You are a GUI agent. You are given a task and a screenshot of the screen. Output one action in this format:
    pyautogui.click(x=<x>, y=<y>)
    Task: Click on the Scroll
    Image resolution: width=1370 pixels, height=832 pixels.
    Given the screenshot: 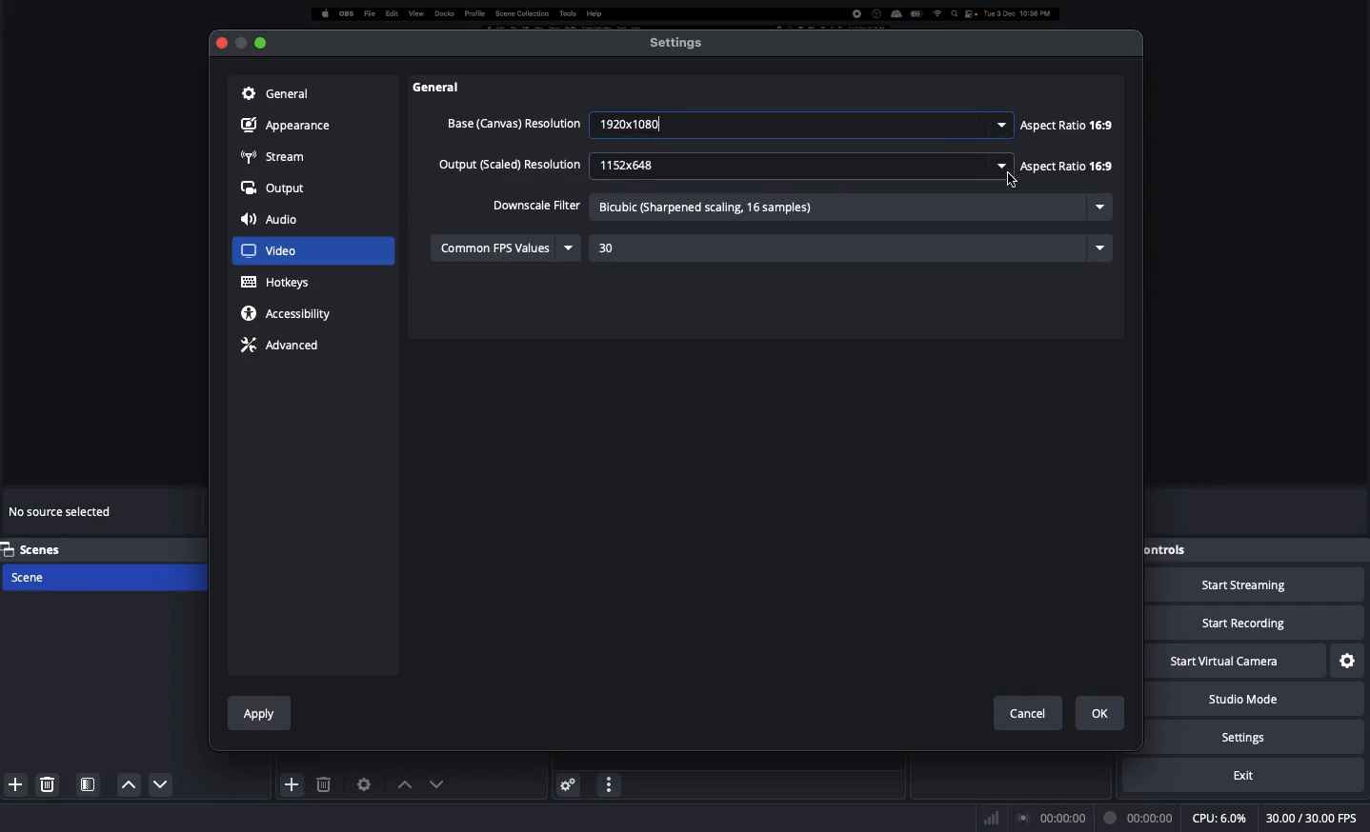 What is the action you would take?
    pyautogui.click(x=1125, y=376)
    